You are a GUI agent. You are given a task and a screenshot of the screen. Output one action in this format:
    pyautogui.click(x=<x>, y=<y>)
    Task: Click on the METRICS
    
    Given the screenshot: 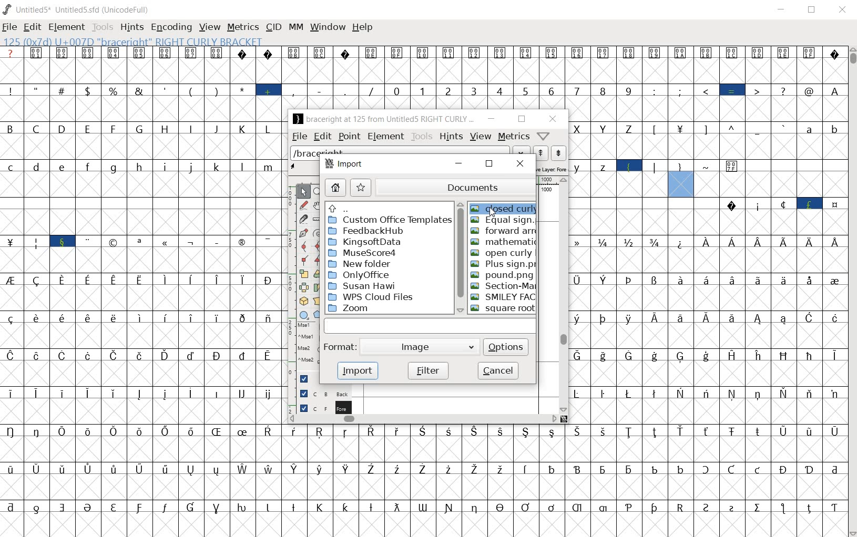 What is the action you would take?
    pyautogui.click(x=242, y=28)
    